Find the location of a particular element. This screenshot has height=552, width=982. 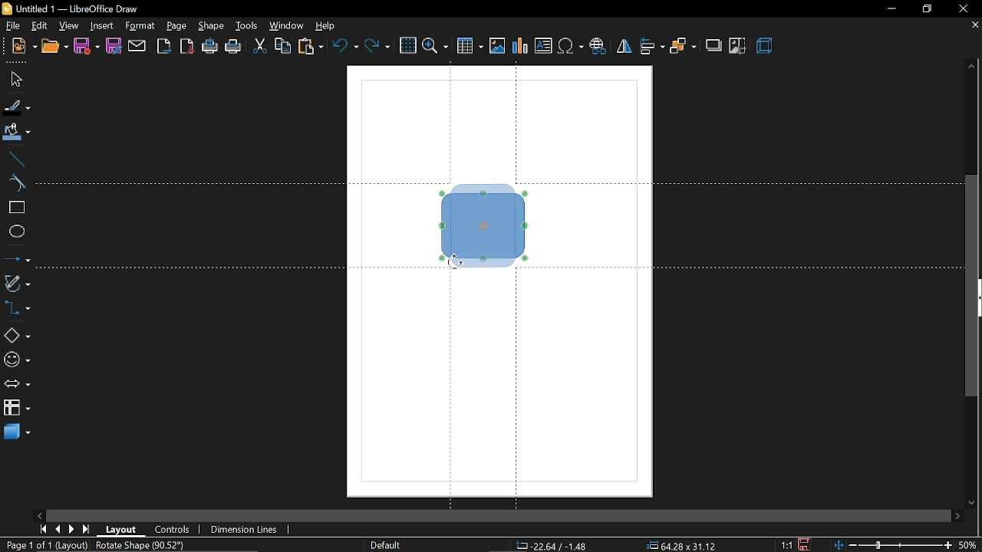

close tab is located at coordinates (974, 26).